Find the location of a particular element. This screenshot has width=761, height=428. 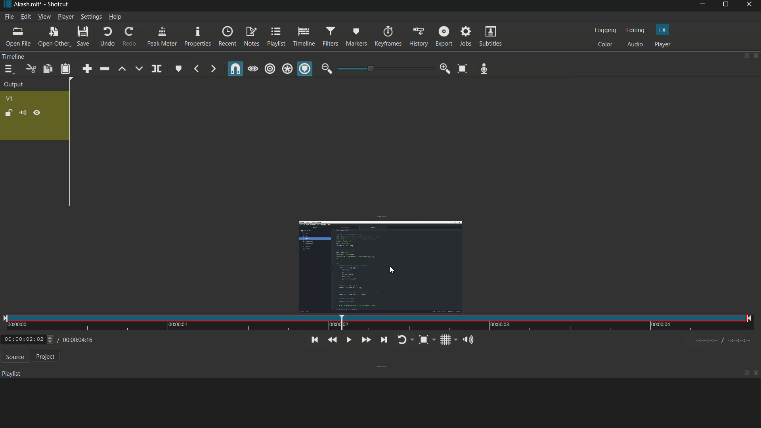

show volume control is located at coordinates (470, 339).